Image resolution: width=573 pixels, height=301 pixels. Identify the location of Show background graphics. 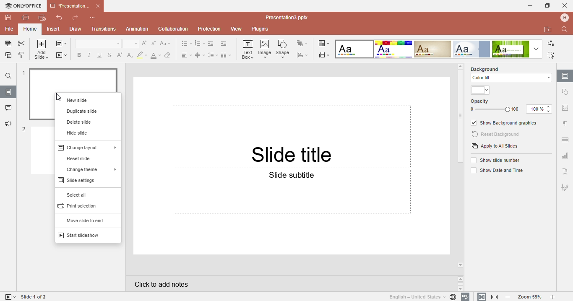
(505, 123).